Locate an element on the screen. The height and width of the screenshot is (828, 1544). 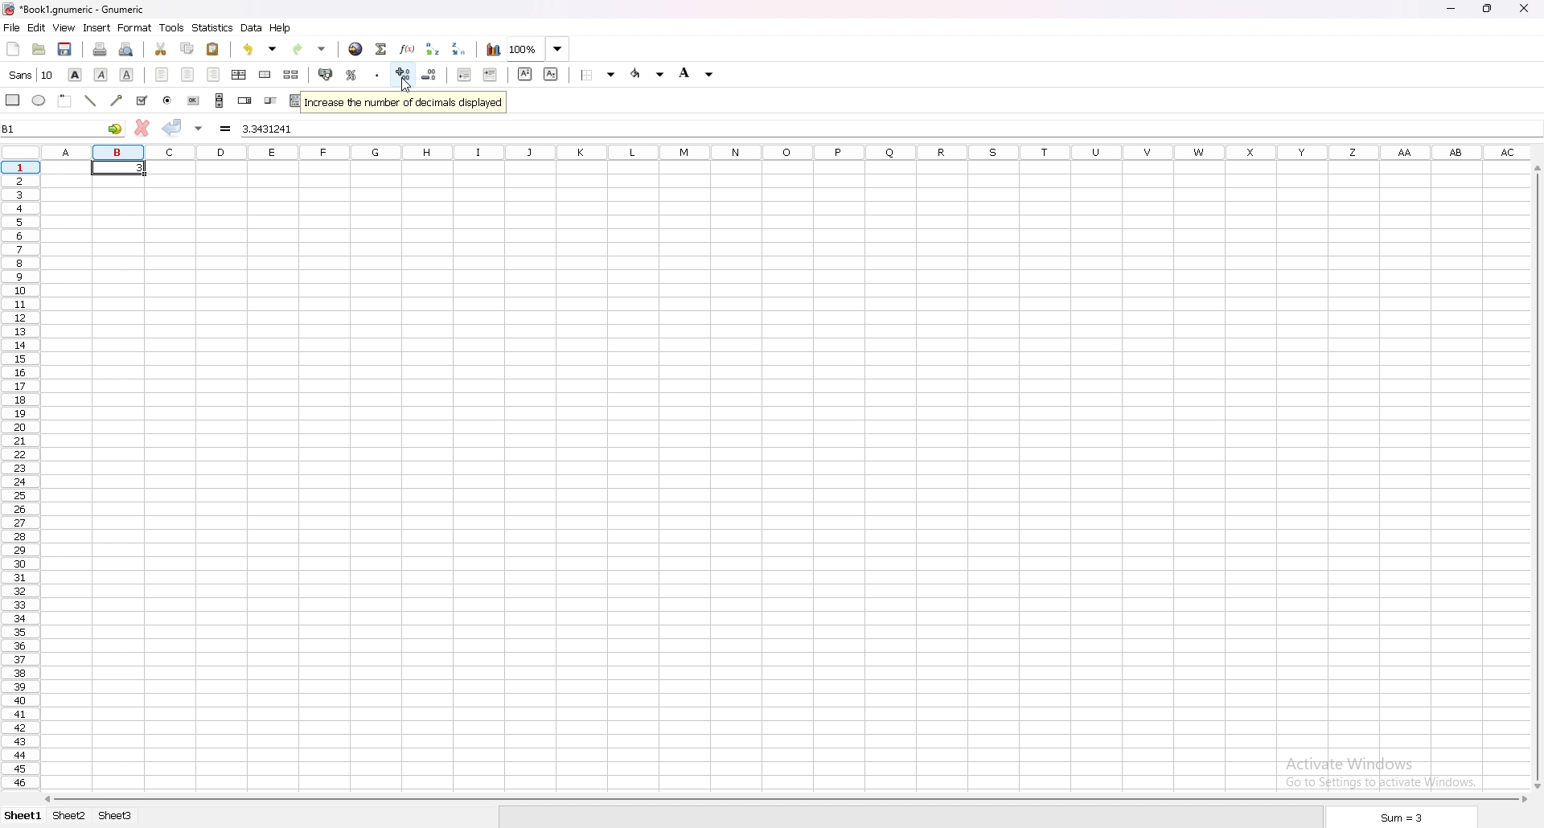
sheet1 is located at coordinates (22, 816).